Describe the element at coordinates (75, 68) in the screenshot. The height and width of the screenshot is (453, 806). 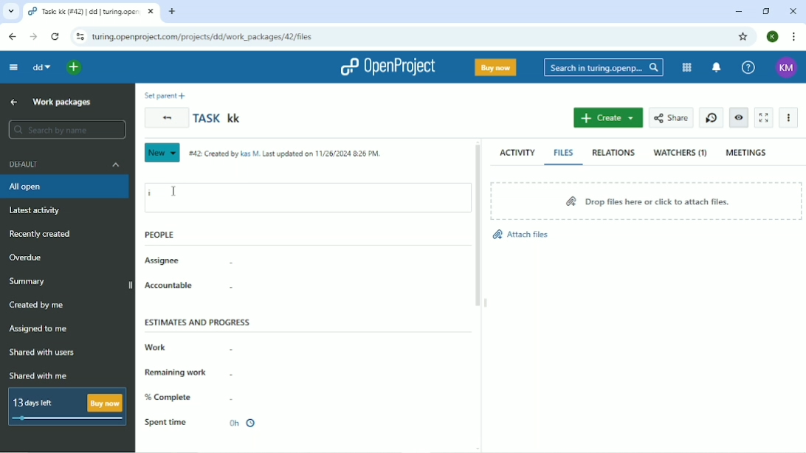
I see `Open quick add menu` at that location.